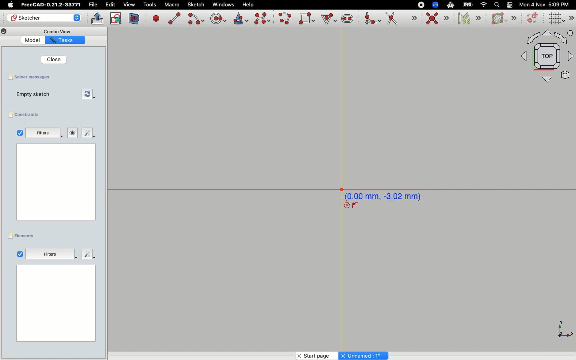 The width and height of the screenshot is (576, 360). I want to click on Constraint coincident, so click(438, 19).